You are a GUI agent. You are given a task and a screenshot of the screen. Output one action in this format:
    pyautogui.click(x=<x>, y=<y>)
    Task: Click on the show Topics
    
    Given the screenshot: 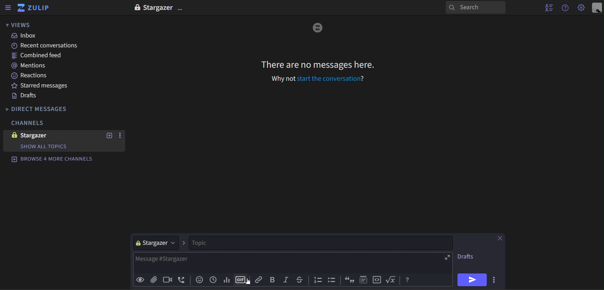 What is the action you would take?
    pyautogui.click(x=46, y=147)
    